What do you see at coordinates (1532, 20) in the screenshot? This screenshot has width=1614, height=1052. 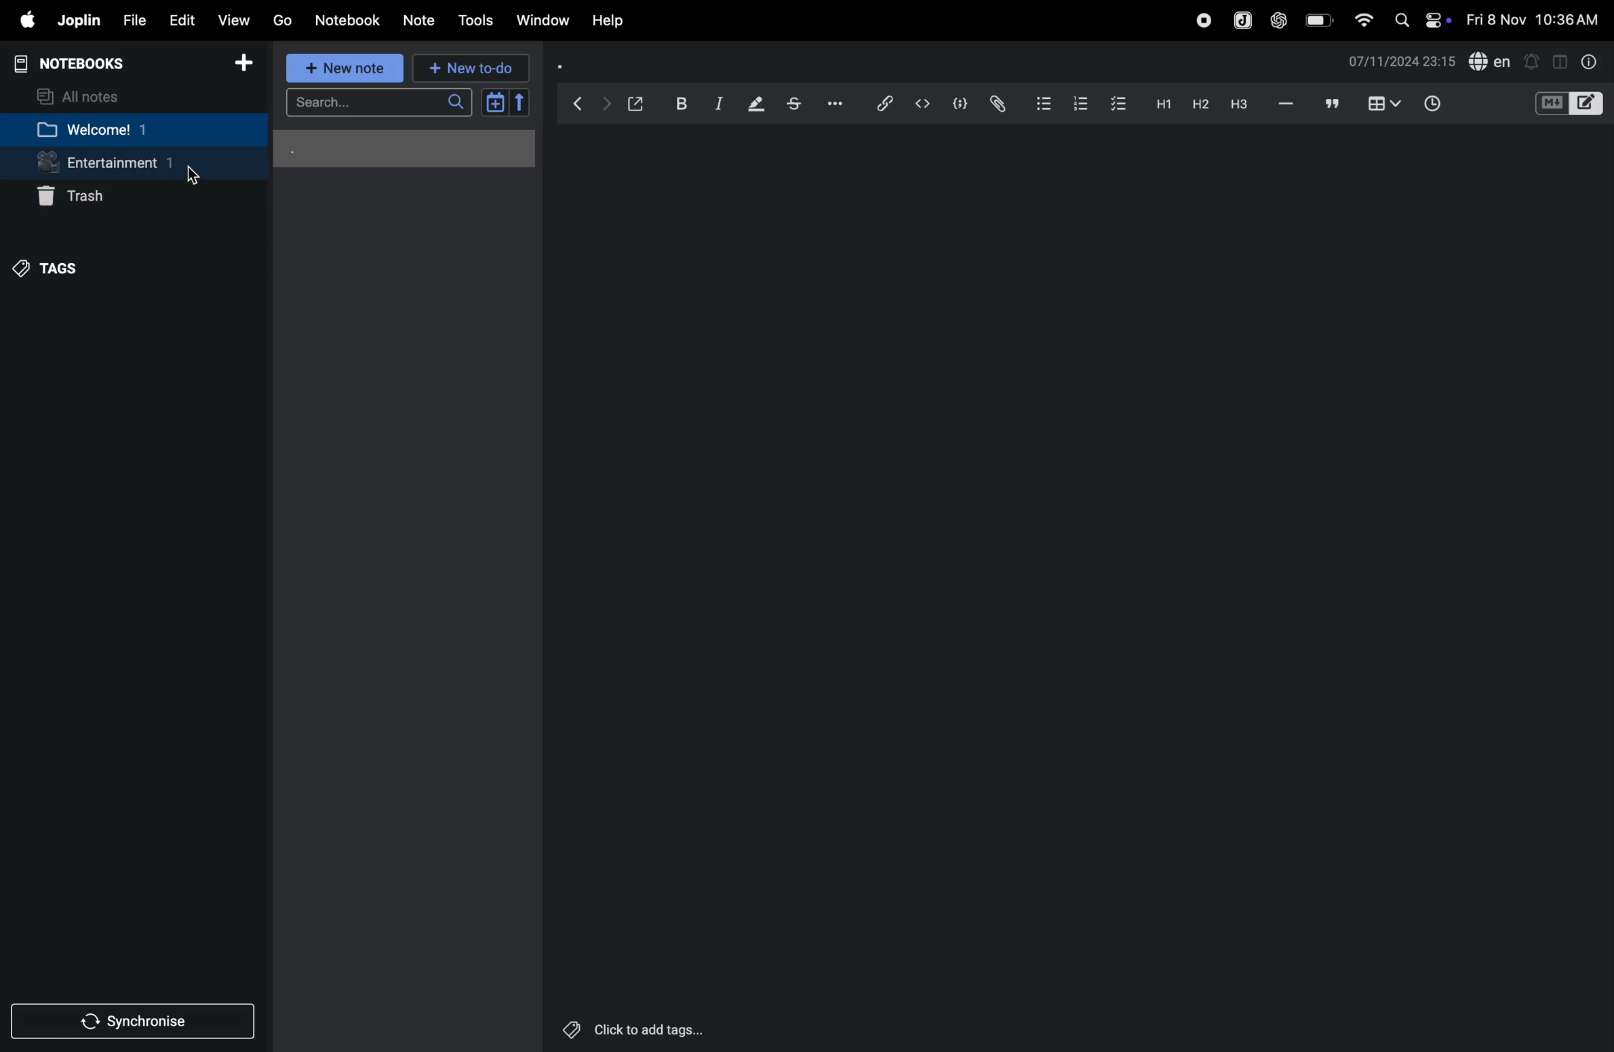 I see `time and date` at bounding box center [1532, 20].